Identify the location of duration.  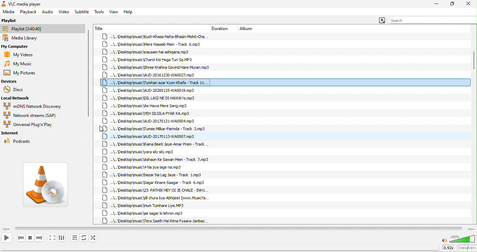
(222, 28).